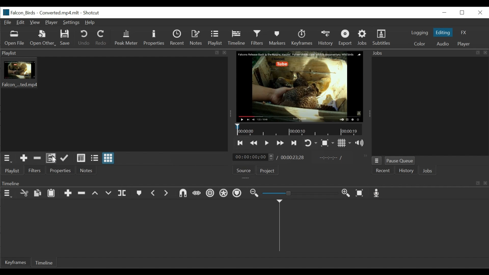 The width and height of the screenshot is (489, 275). I want to click on Playlist, so click(214, 38).